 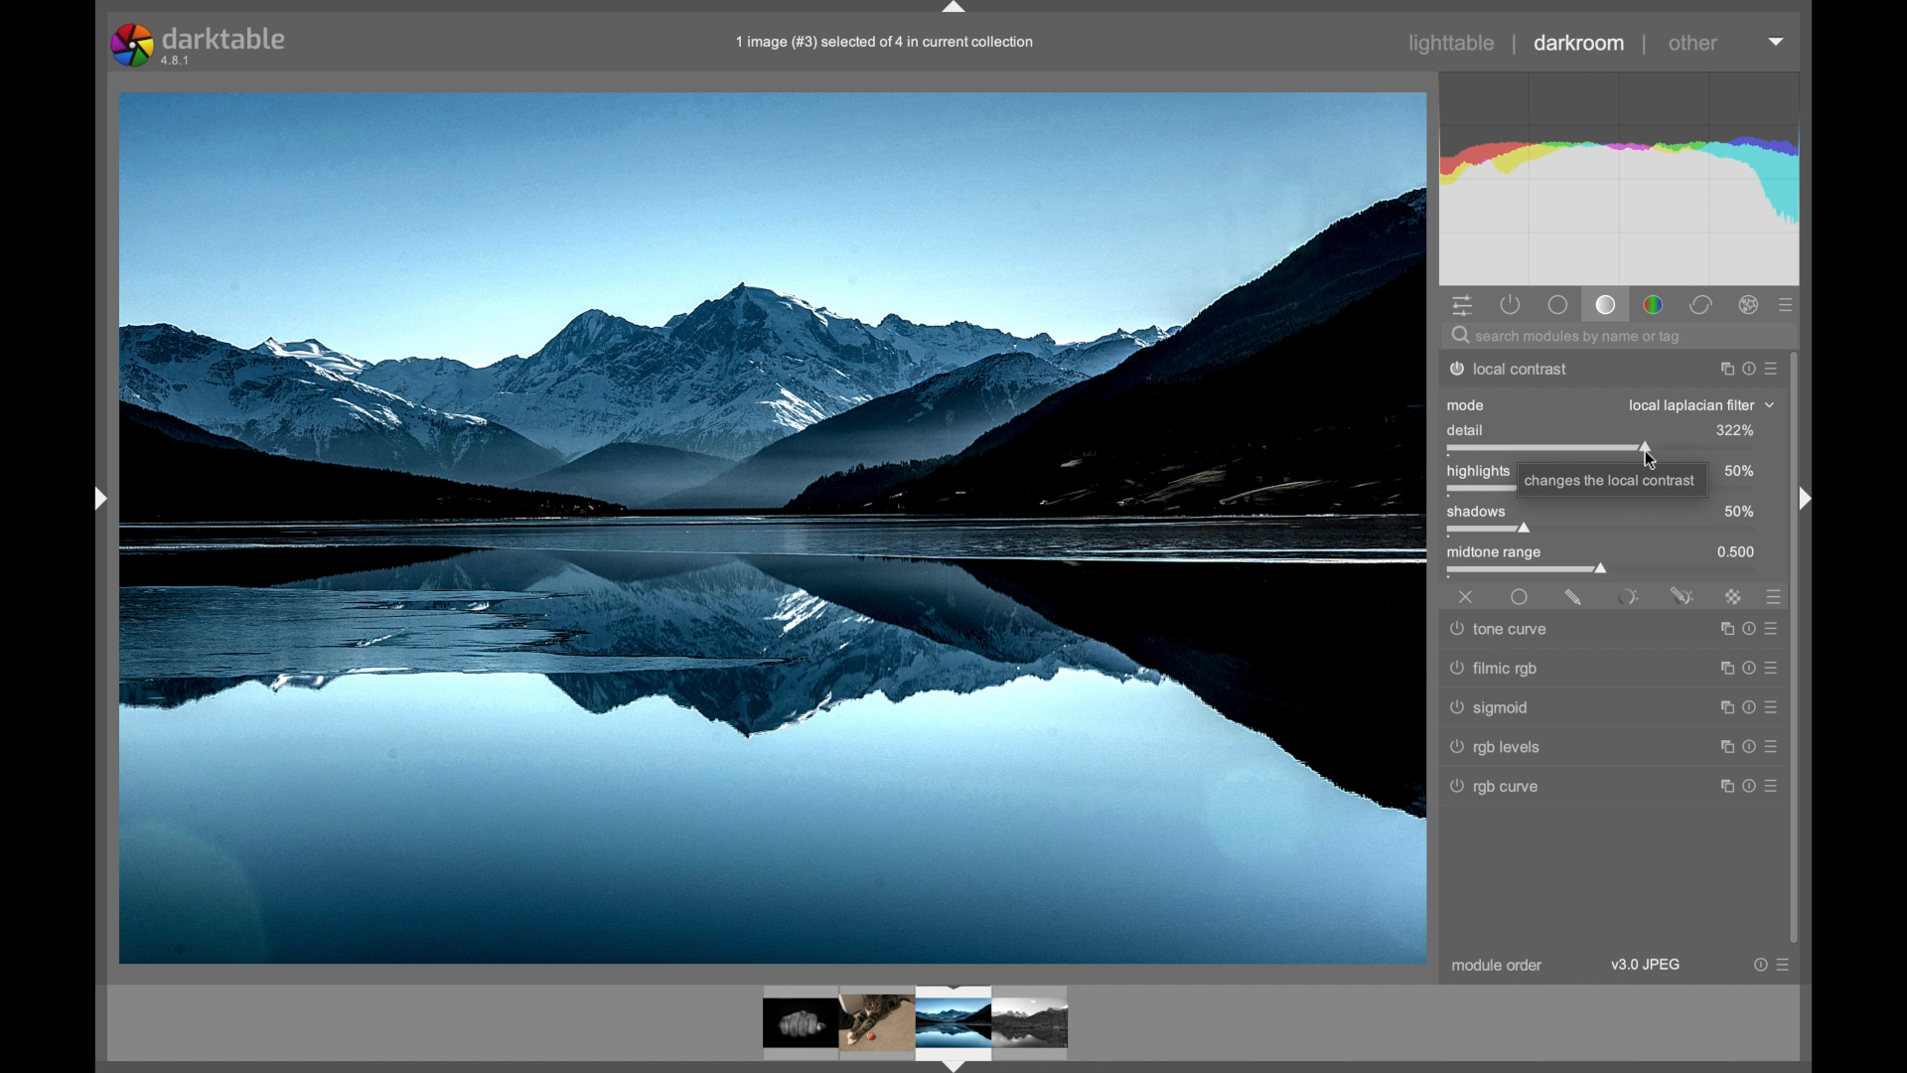 I want to click on filmic rgb, so click(x=1498, y=665).